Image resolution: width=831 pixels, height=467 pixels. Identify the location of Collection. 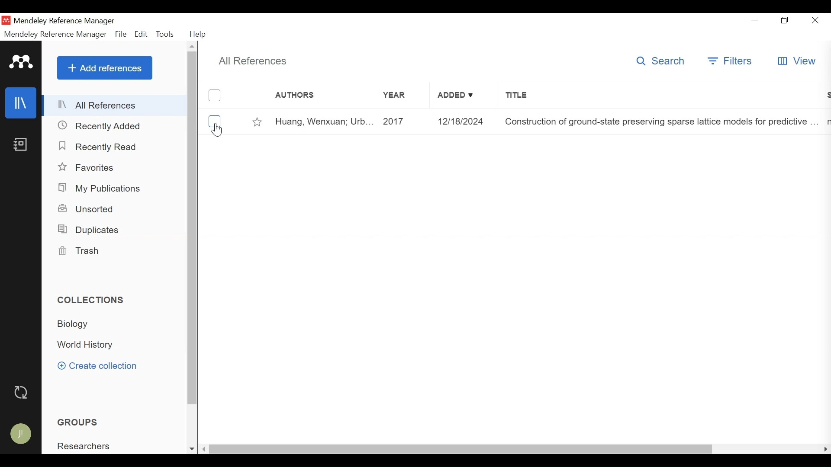
(85, 345).